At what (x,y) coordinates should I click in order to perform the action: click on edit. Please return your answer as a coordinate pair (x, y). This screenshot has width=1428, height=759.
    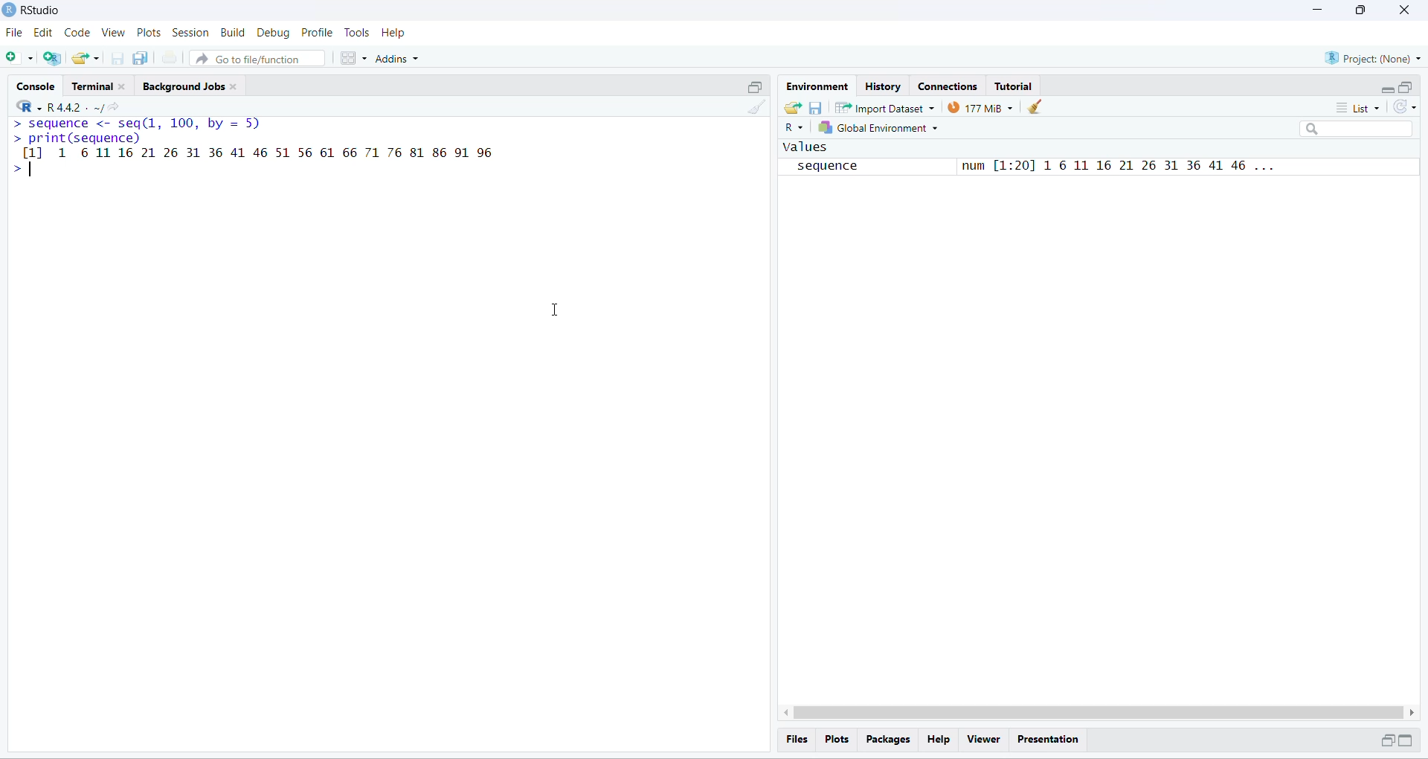
    Looking at the image, I should click on (43, 33).